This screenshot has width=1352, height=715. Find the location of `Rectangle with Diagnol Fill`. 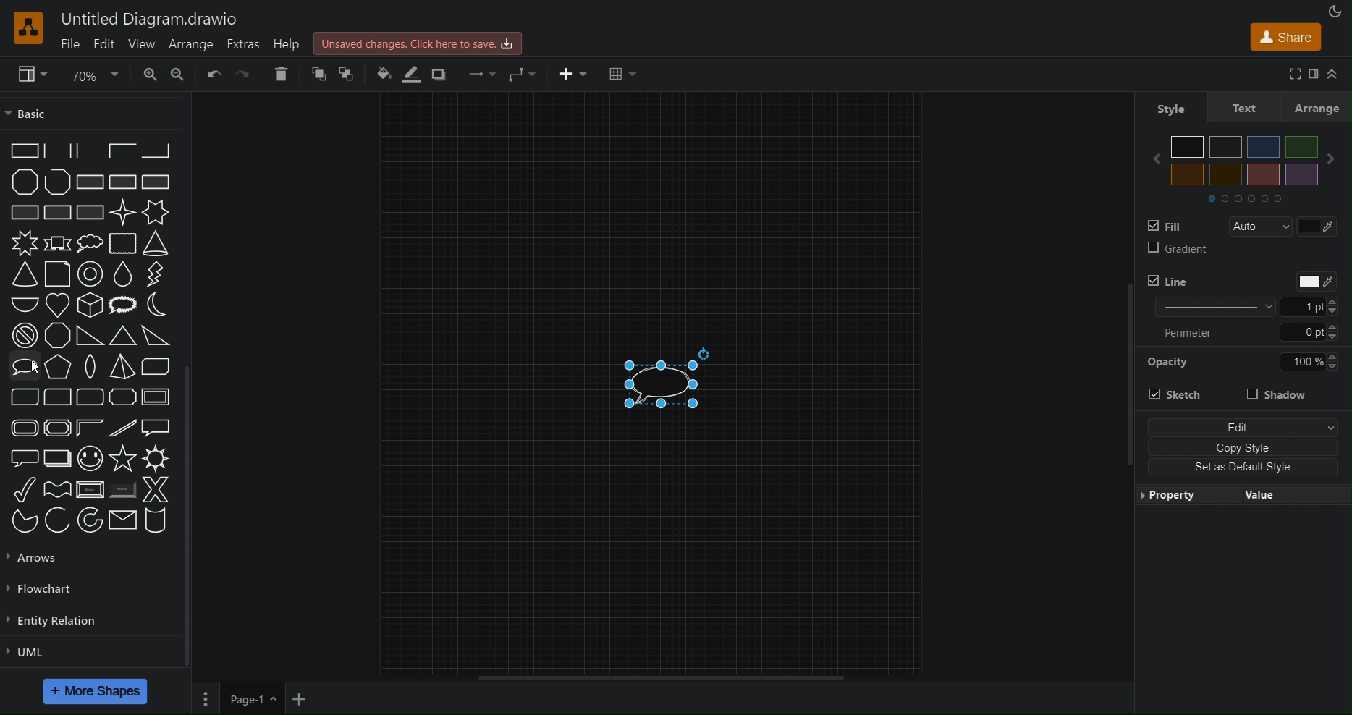

Rectangle with Diagnol Fill is located at coordinates (90, 182).